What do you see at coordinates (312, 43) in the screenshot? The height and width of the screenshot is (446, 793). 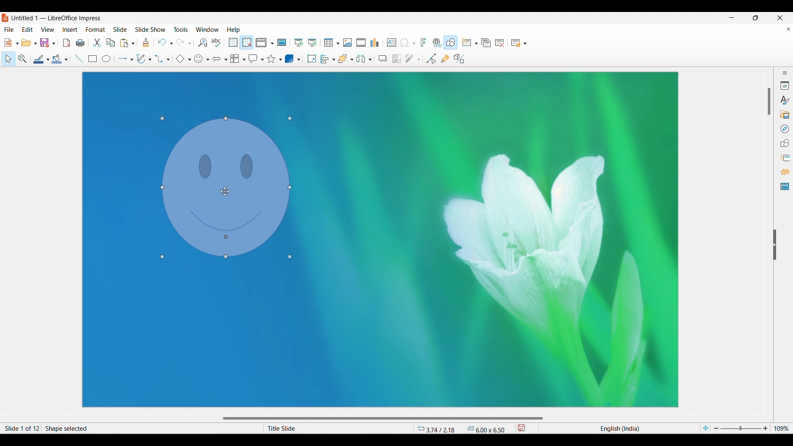 I see `Start from current slide` at bounding box center [312, 43].